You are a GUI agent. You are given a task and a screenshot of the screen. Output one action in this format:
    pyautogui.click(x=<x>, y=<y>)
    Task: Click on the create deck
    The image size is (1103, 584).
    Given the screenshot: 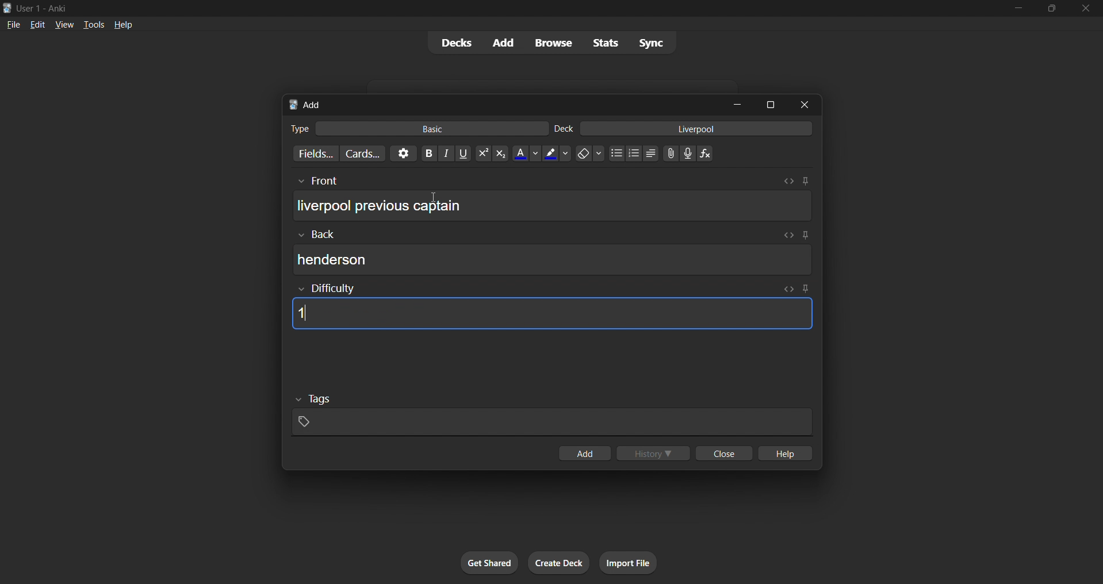 What is the action you would take?
    pyautogui.click(x=560, y=563)
    